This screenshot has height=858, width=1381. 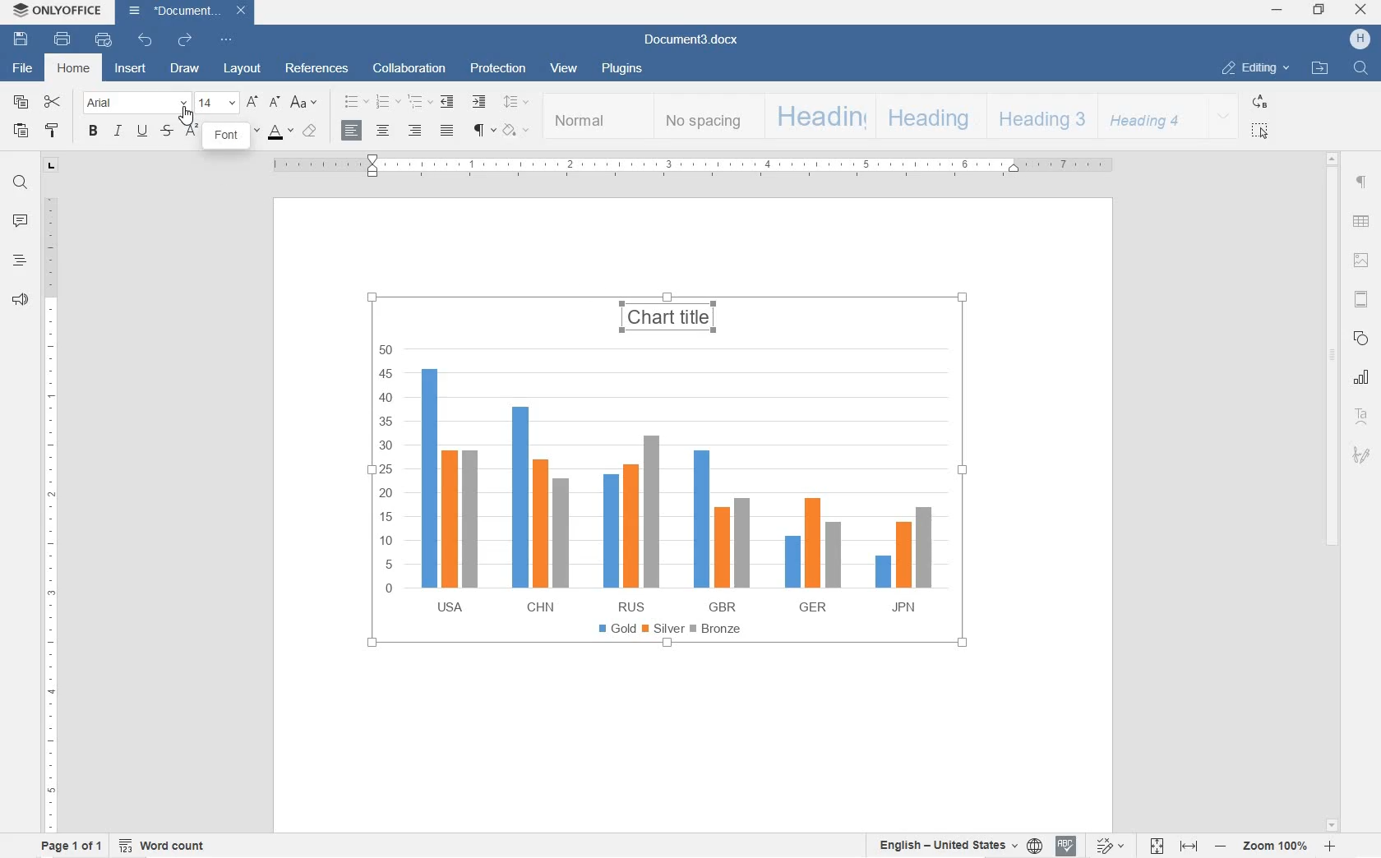 I want to click on SELECT ALL, so click(x=1259, y=131).